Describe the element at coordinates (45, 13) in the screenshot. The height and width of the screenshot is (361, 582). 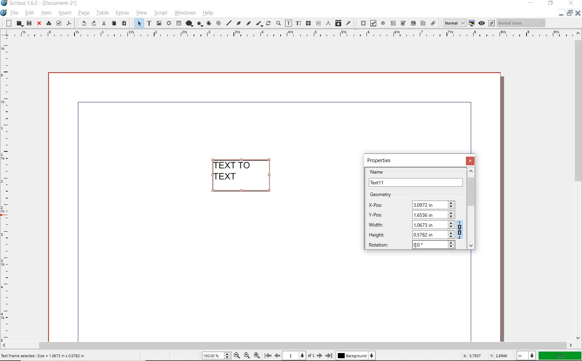
I see `item` at that location.